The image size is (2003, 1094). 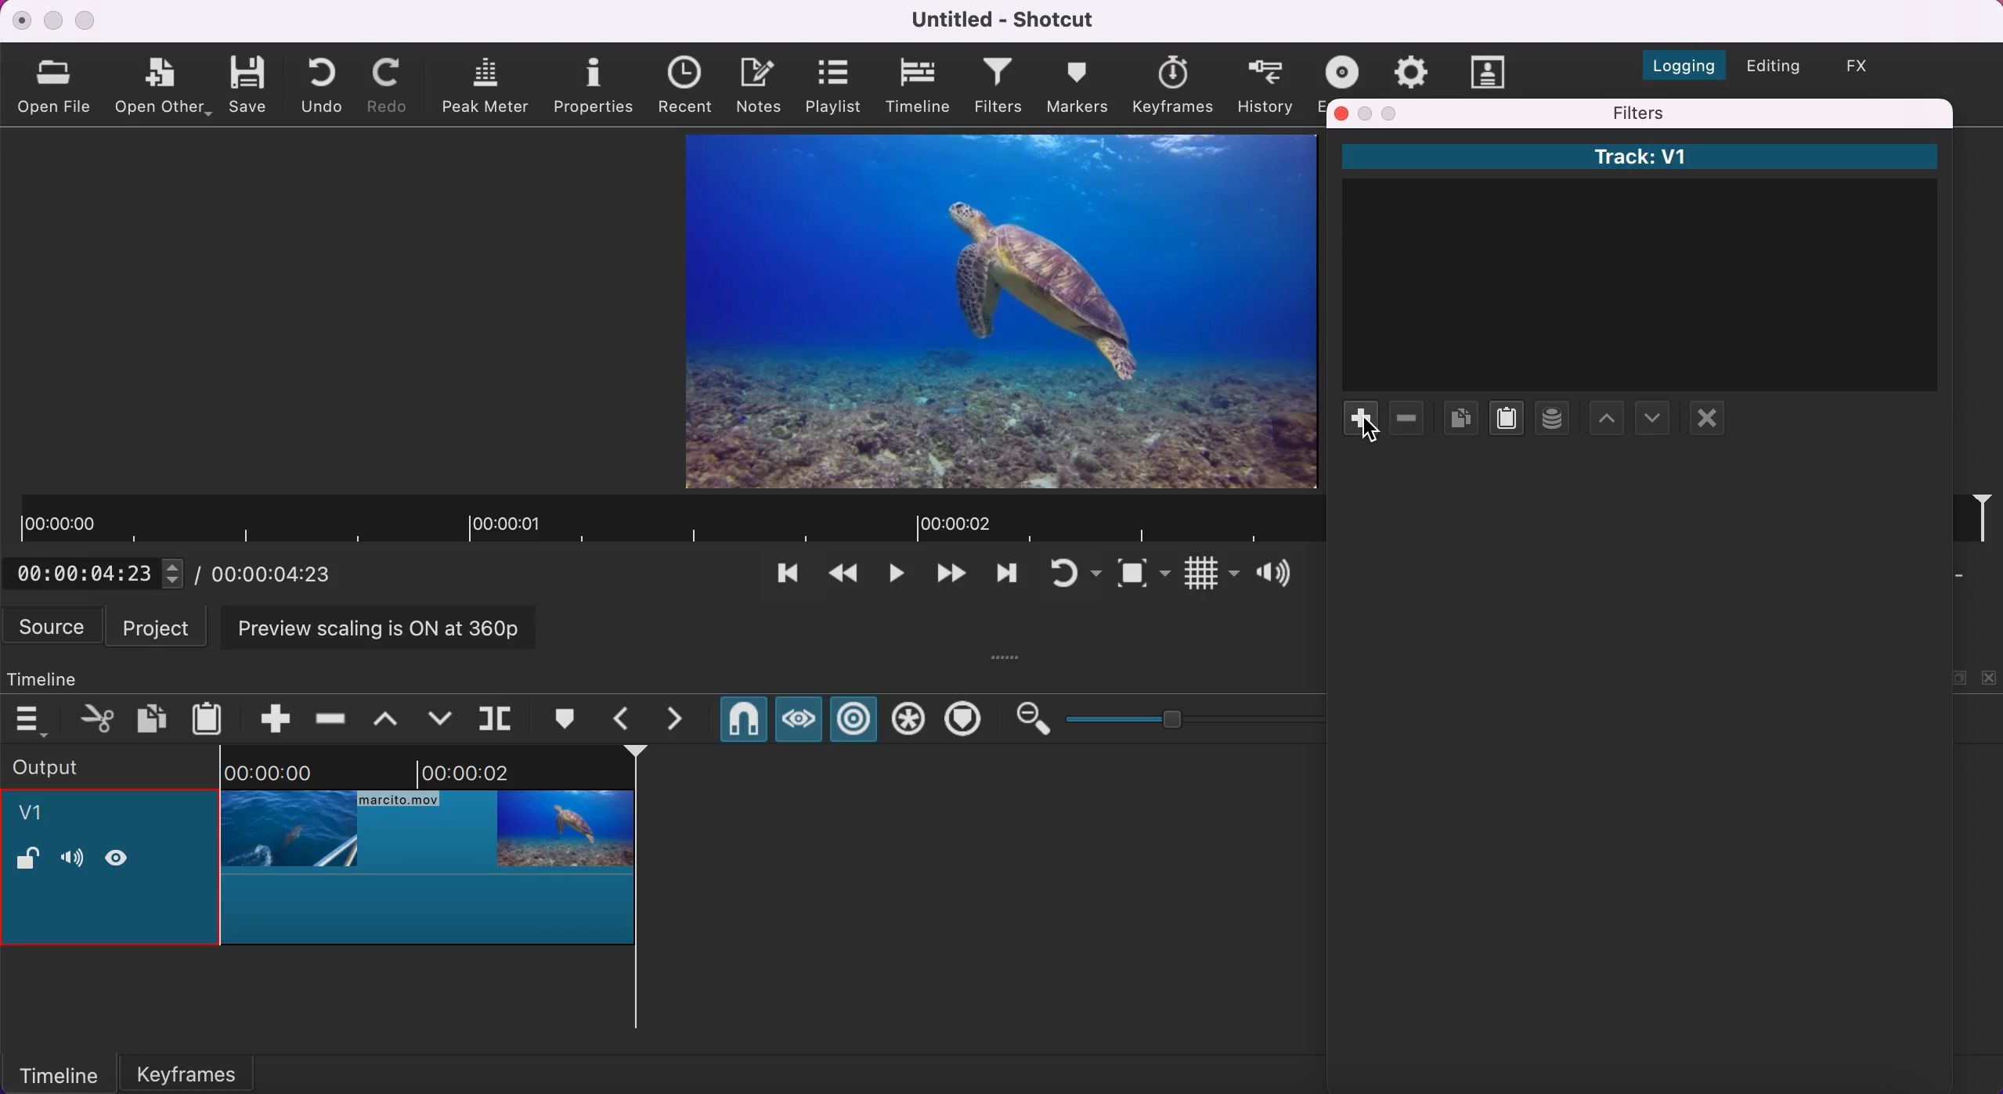 What do you see at coordinates (123, 857) in the screenshot?
I see `hide` at bounding box center [123, 857].